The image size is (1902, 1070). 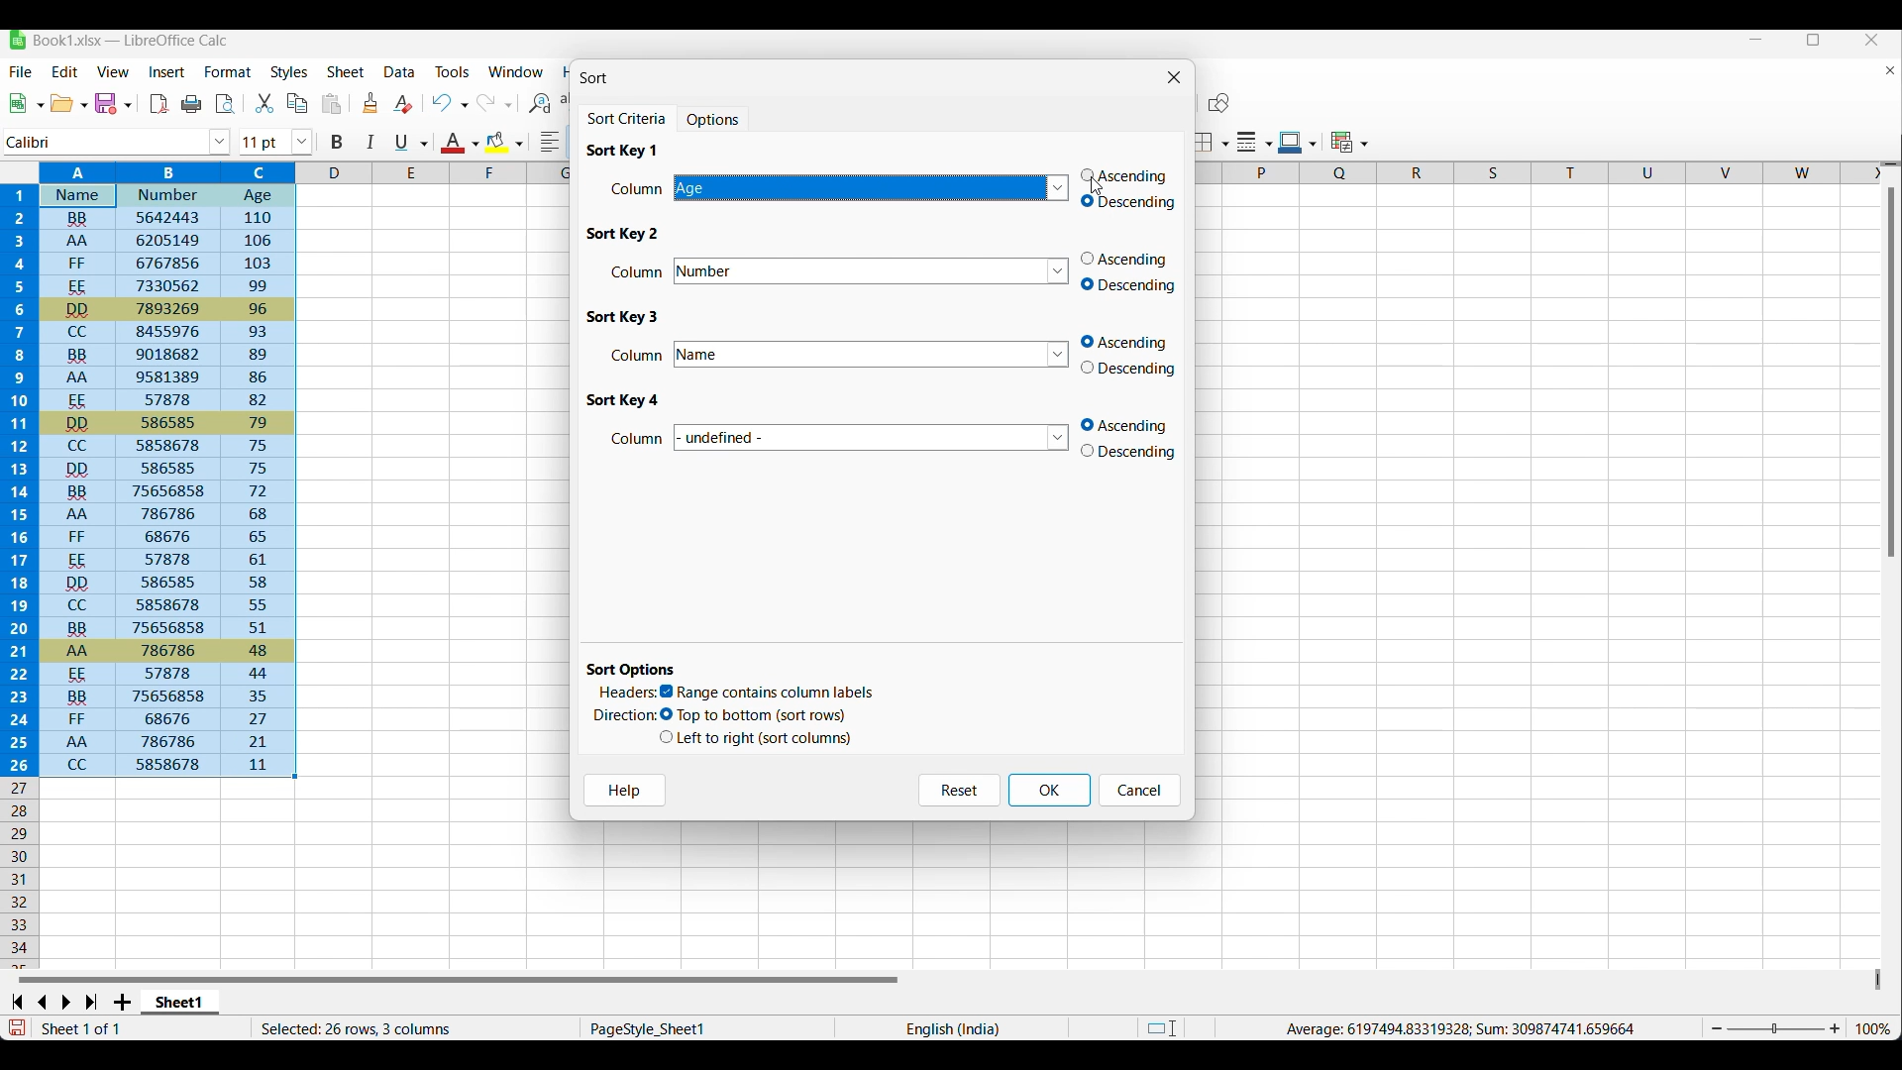 What do you see at coordinates (1458, 1028) in the screenshot?
I see `Average and Sum` at bounding box center [1458, 1028].